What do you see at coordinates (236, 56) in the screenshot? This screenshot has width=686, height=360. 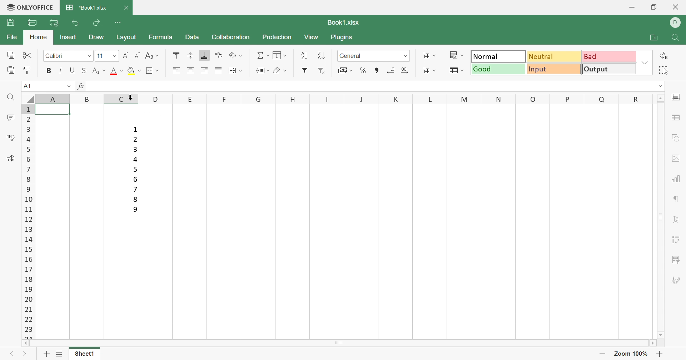 I see `Orientation` at bounding box center [236, 56].